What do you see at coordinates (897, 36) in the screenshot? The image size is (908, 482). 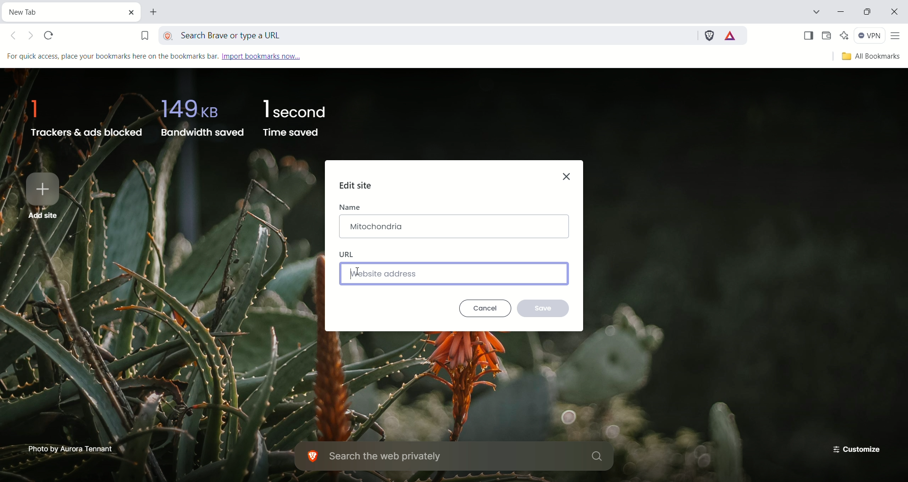 I see `customize and control brave` at bounding box center [897, 36].